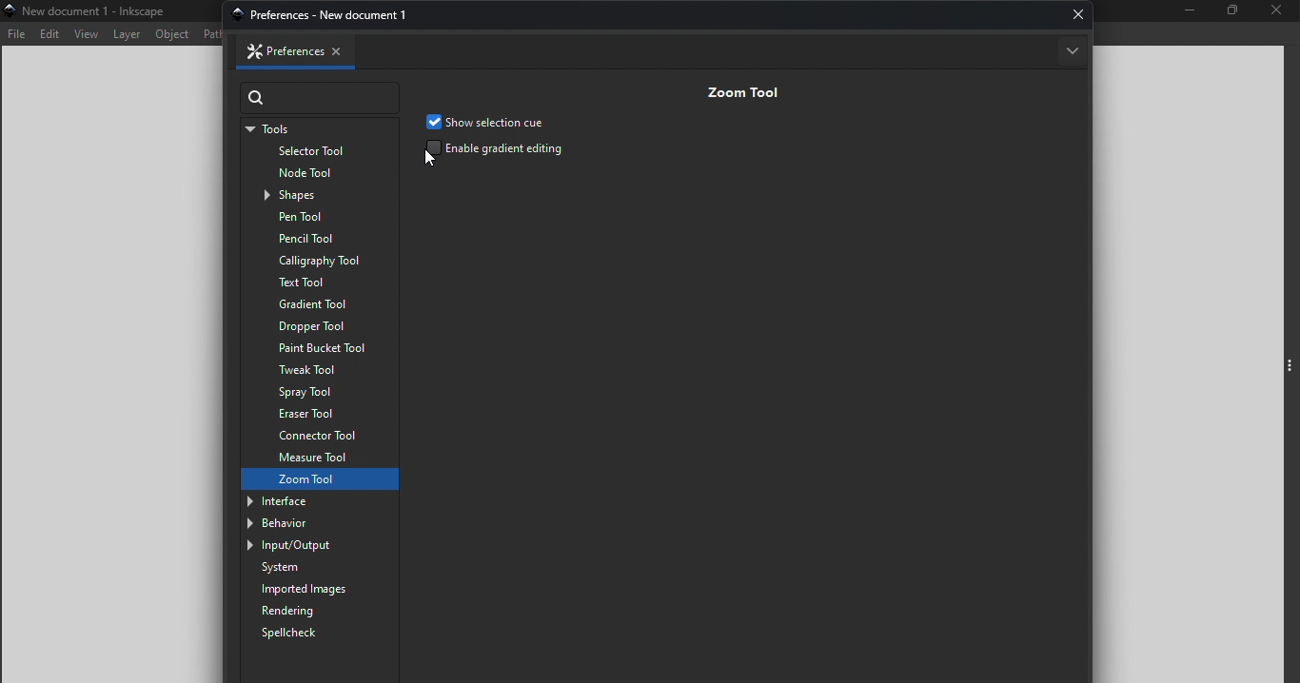  What do you see at coordinates (314, 261) in the screenshot?
I see `Calligraphy tool` at bounding box center [314, 261].